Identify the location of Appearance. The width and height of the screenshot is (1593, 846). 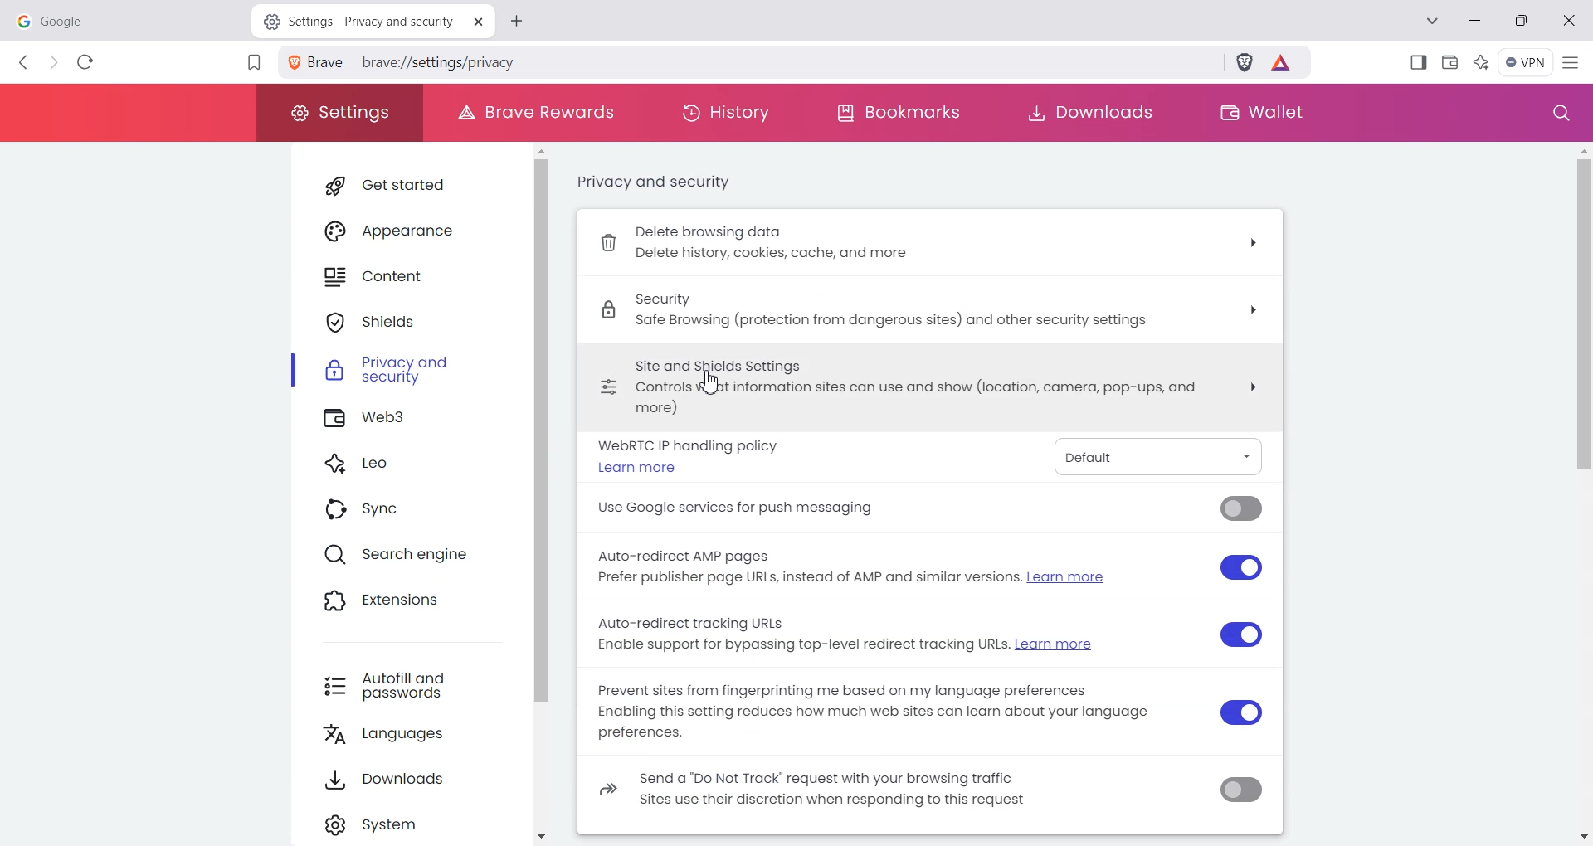
(409, 229).